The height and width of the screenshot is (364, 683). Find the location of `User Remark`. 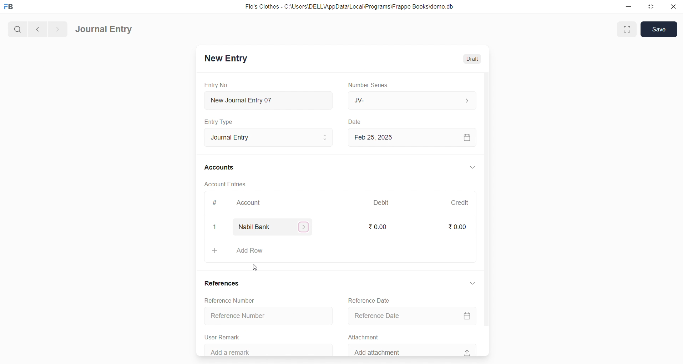

User Remark is located at coordinates (224, 336).